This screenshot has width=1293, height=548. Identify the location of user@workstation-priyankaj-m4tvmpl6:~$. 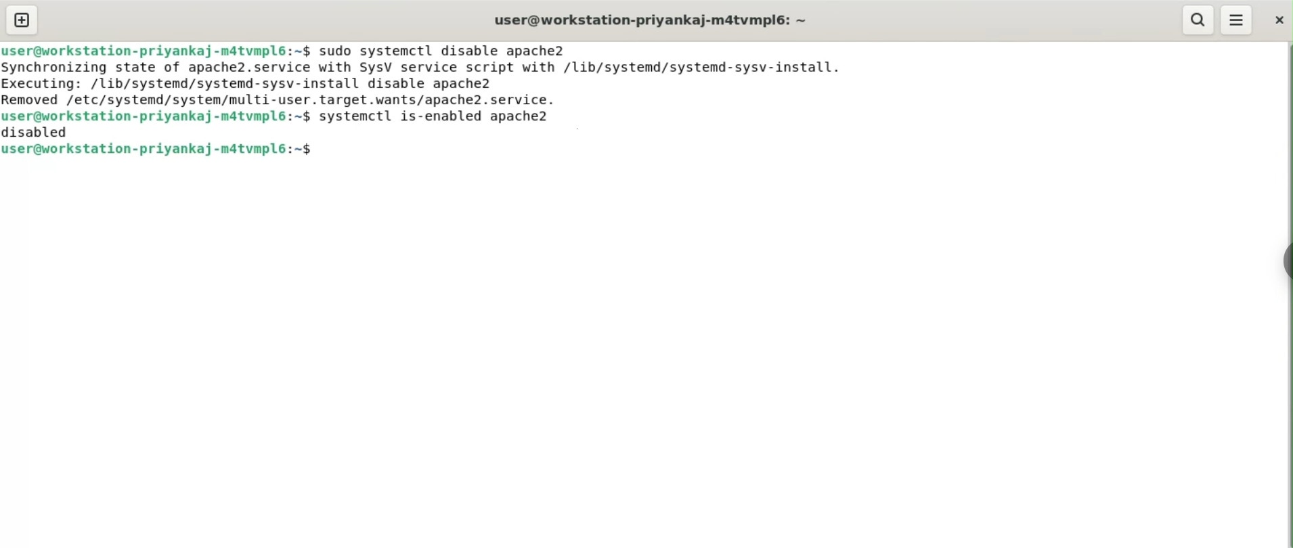
(157, 49).